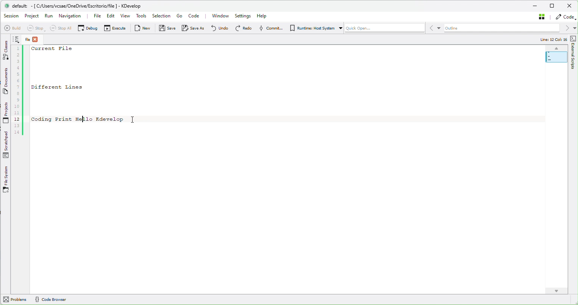 This screenshot has width=578, height=305. I want to click on Go, so click(180, 16).